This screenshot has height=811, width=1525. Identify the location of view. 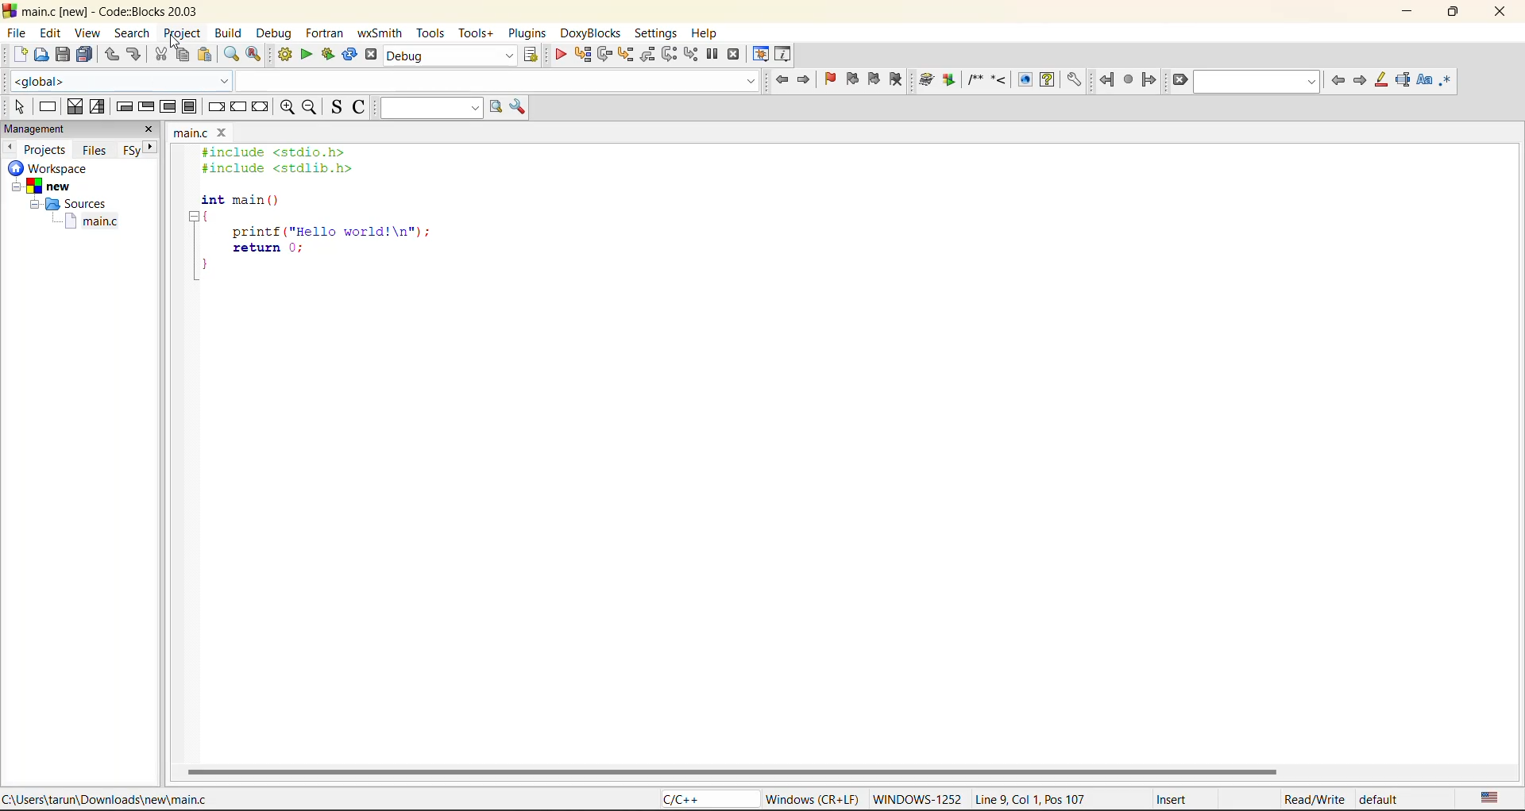
(88, 33).